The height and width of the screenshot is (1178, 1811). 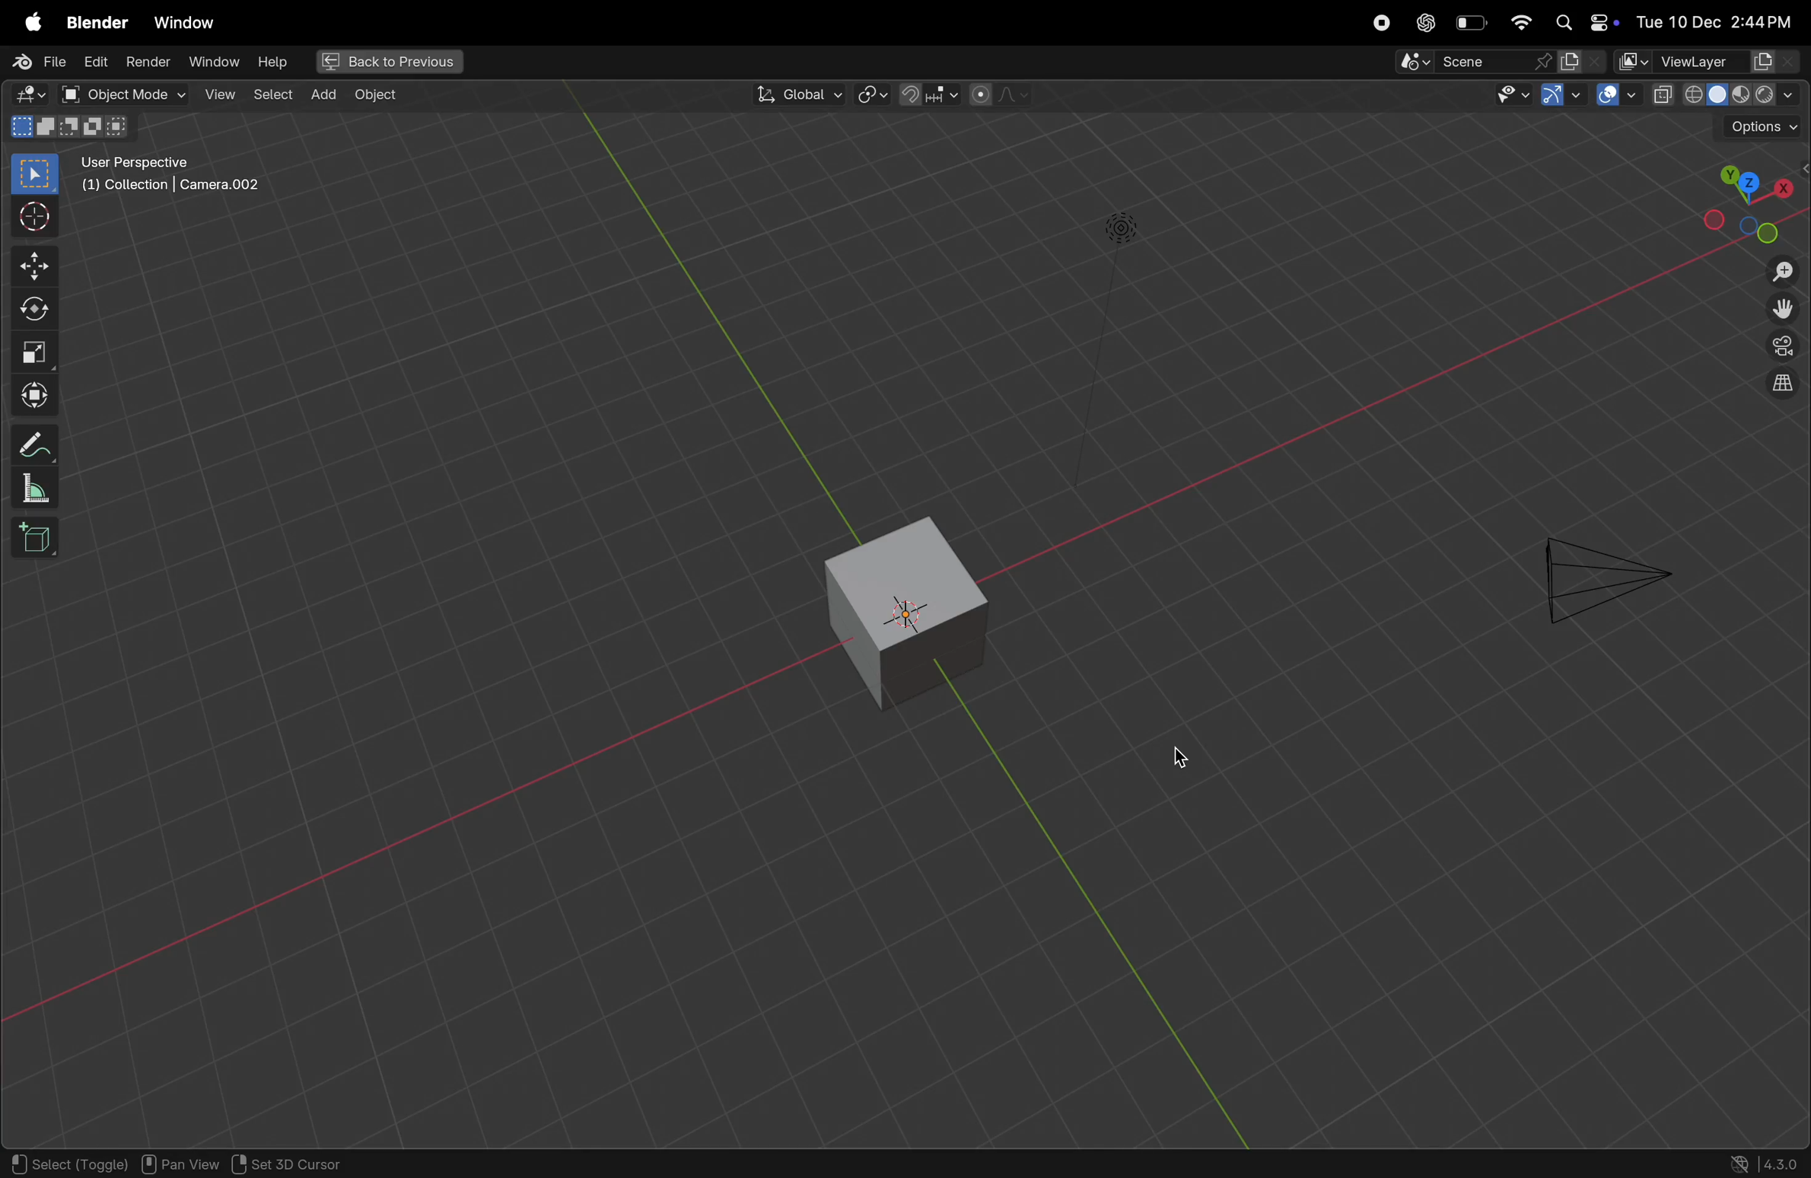 What do you see at coordinates (796, 95) in the screenshot?
I see `Global` at bounding box center [796, 95].